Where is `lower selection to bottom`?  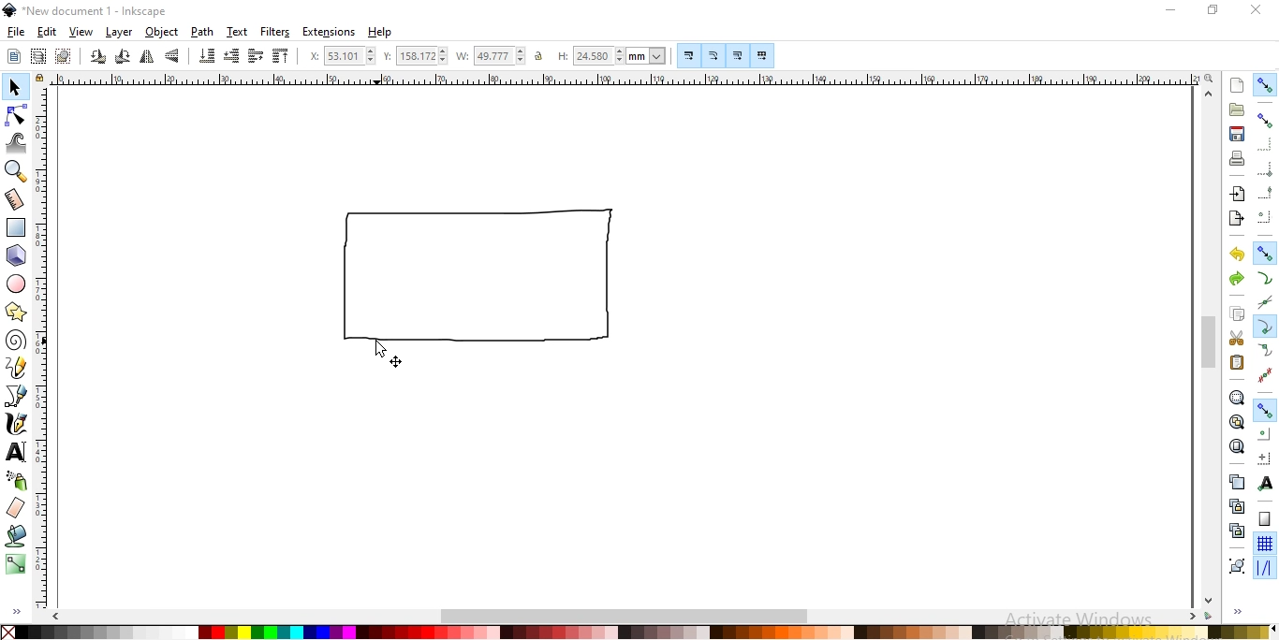 lower selection to bottom is located at coordinates (206, 56).